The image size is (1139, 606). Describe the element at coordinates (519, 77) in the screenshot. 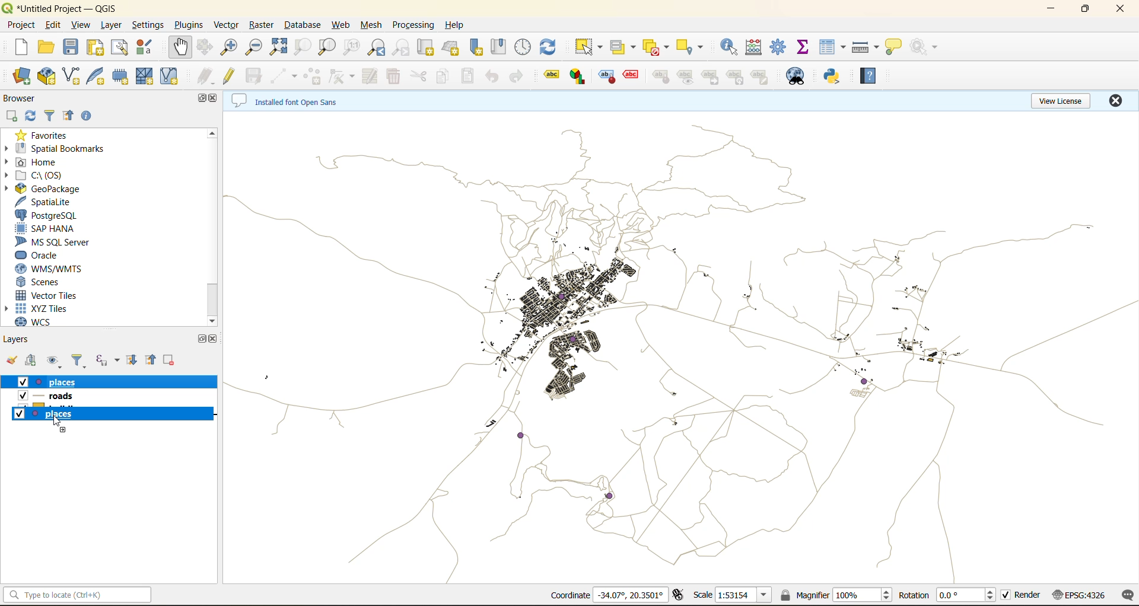

I see `redo` at that location.